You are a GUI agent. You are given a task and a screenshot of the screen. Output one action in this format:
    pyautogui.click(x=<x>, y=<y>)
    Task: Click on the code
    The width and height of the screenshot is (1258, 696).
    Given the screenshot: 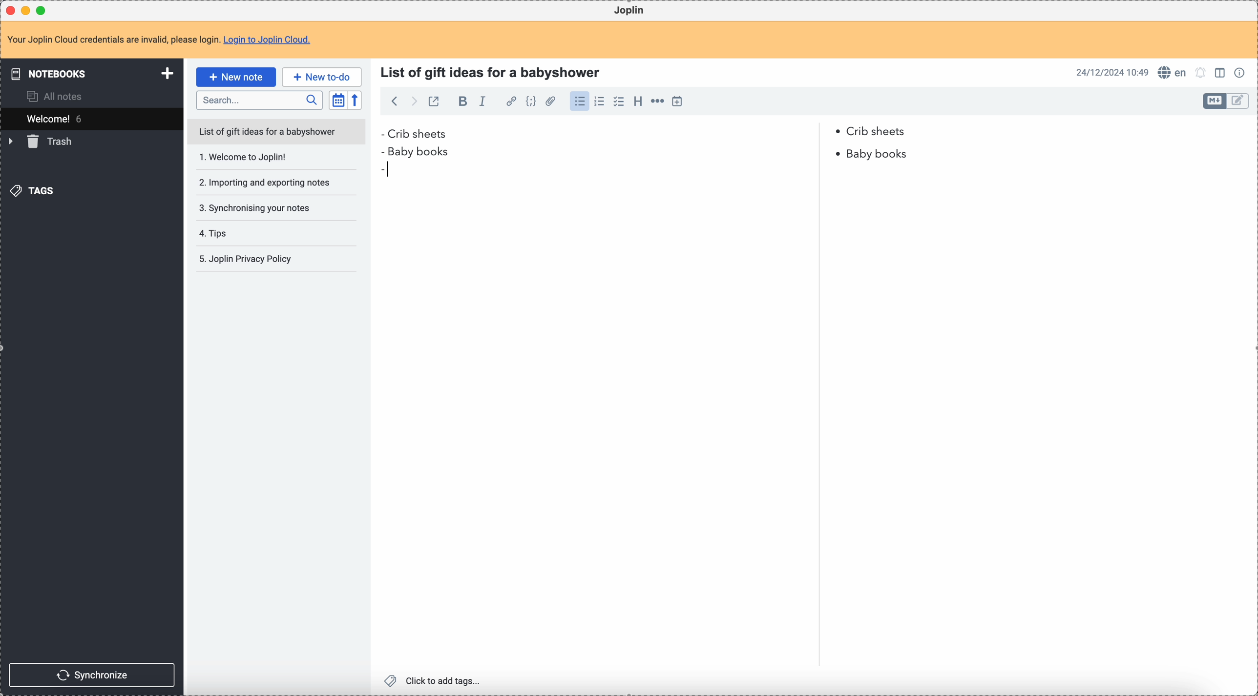 What is the action you would take?
    pyautogui.click(x=532, y=102)
    